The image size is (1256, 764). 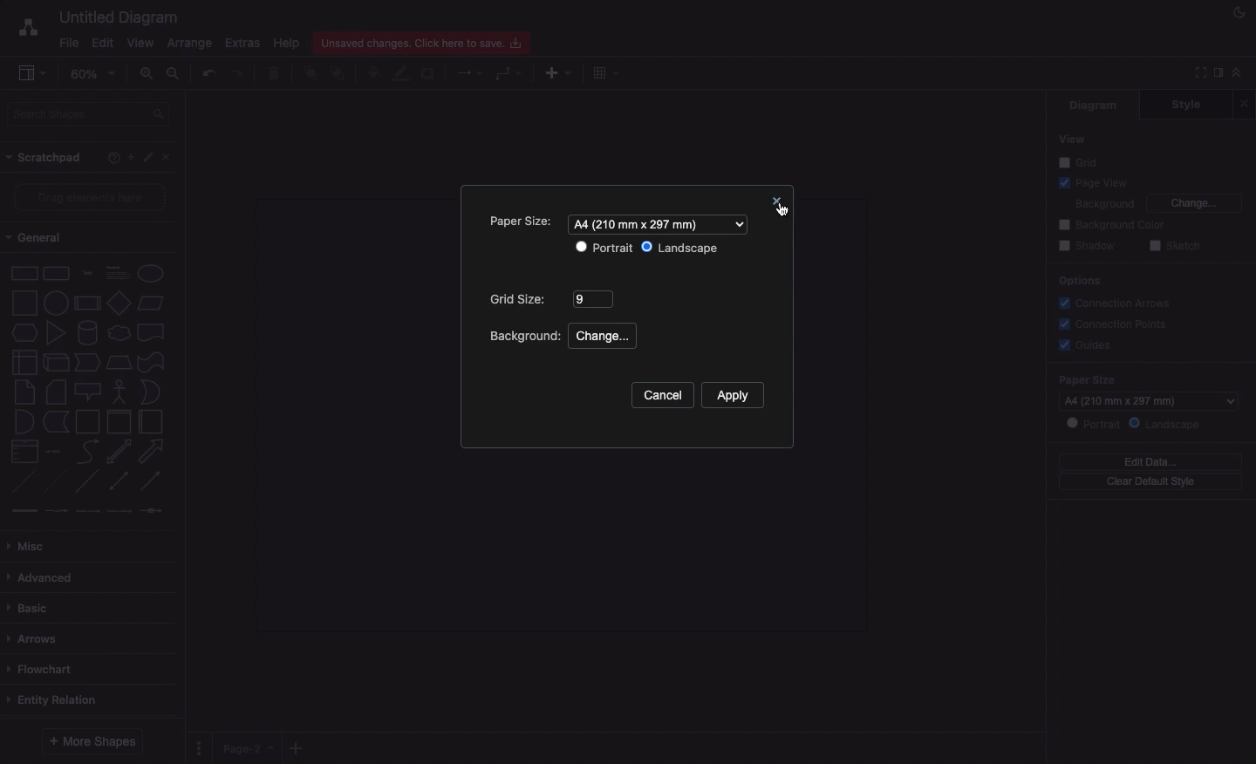 I want to click on Grid, so click(x=1081, y=161).